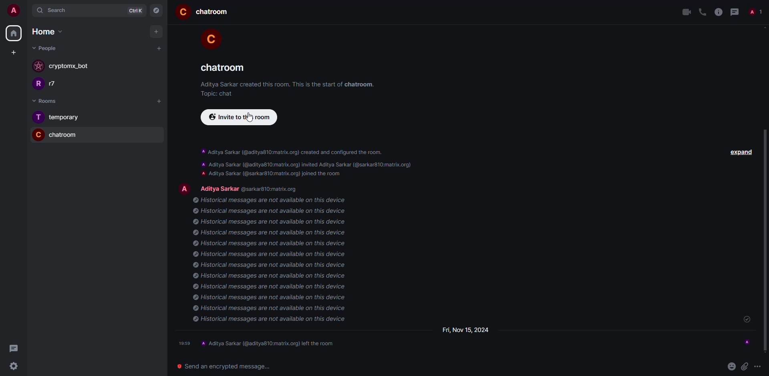 The image size is (769, 376). I want to click on send encrypted message, so click(221, 366).